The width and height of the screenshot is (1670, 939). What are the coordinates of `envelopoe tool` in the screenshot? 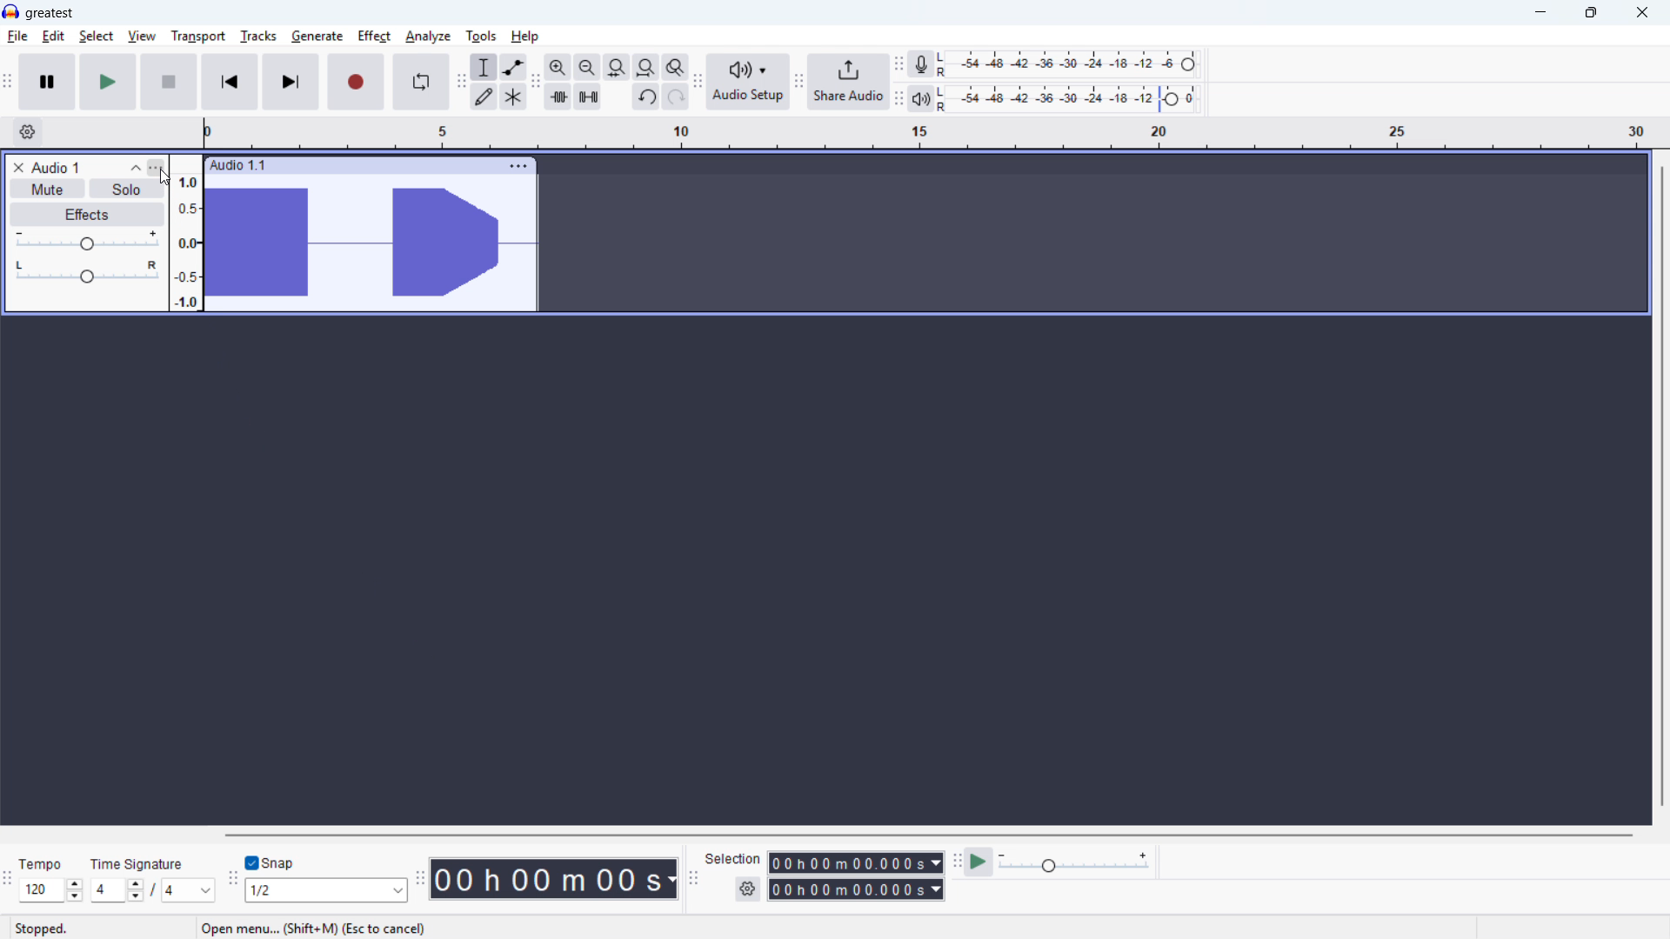 It's located at (514, 67).